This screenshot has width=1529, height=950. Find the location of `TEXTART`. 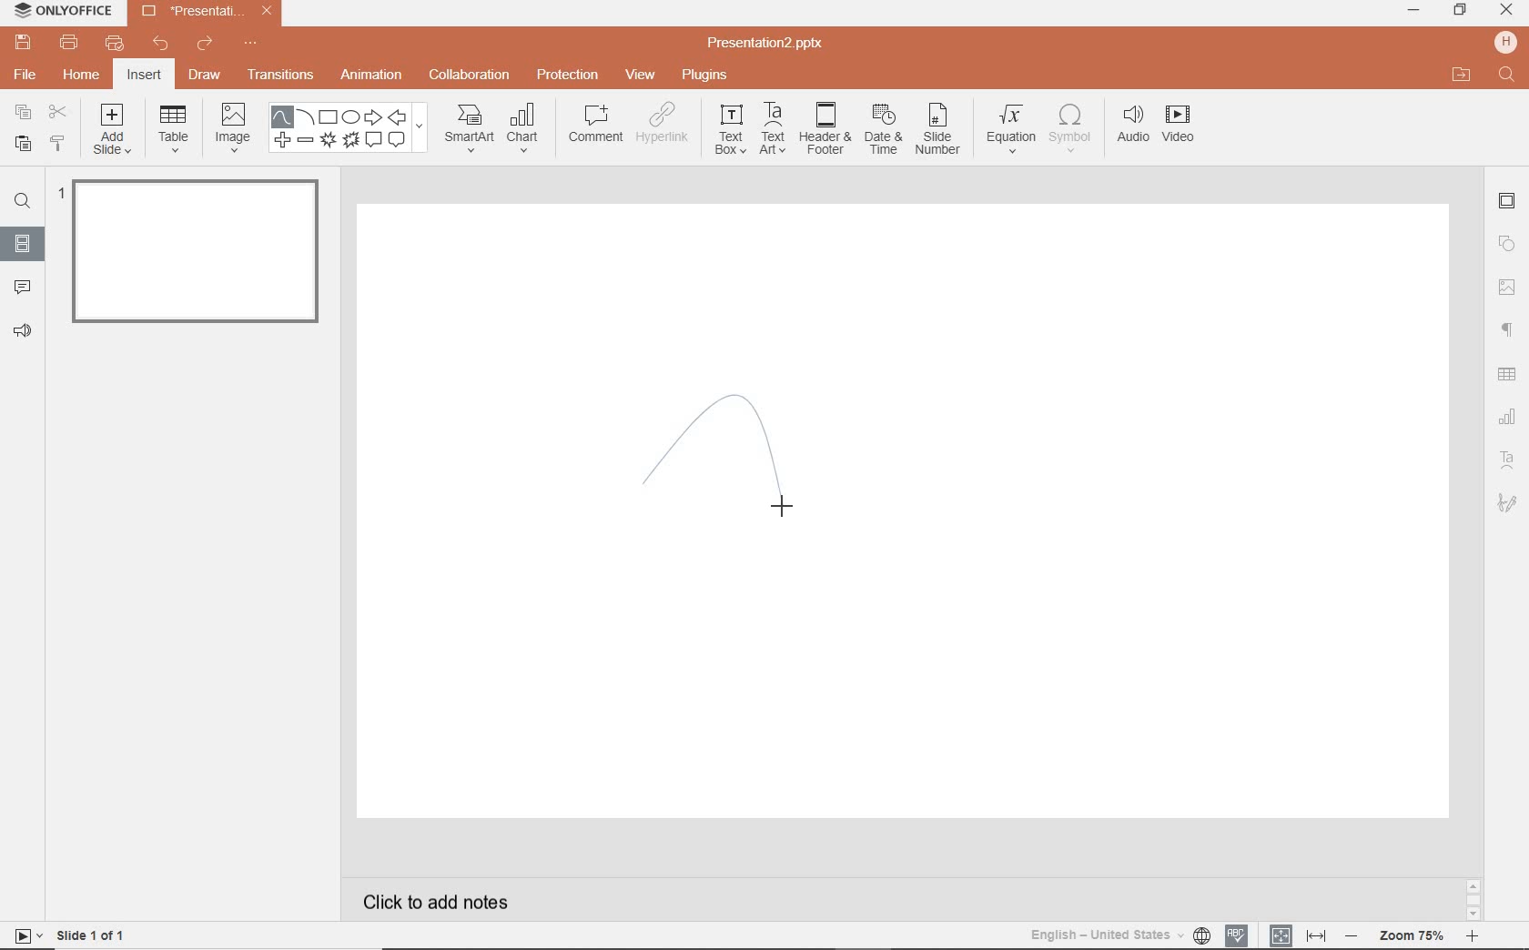

TEXTART is located at coordinates (773, 130).